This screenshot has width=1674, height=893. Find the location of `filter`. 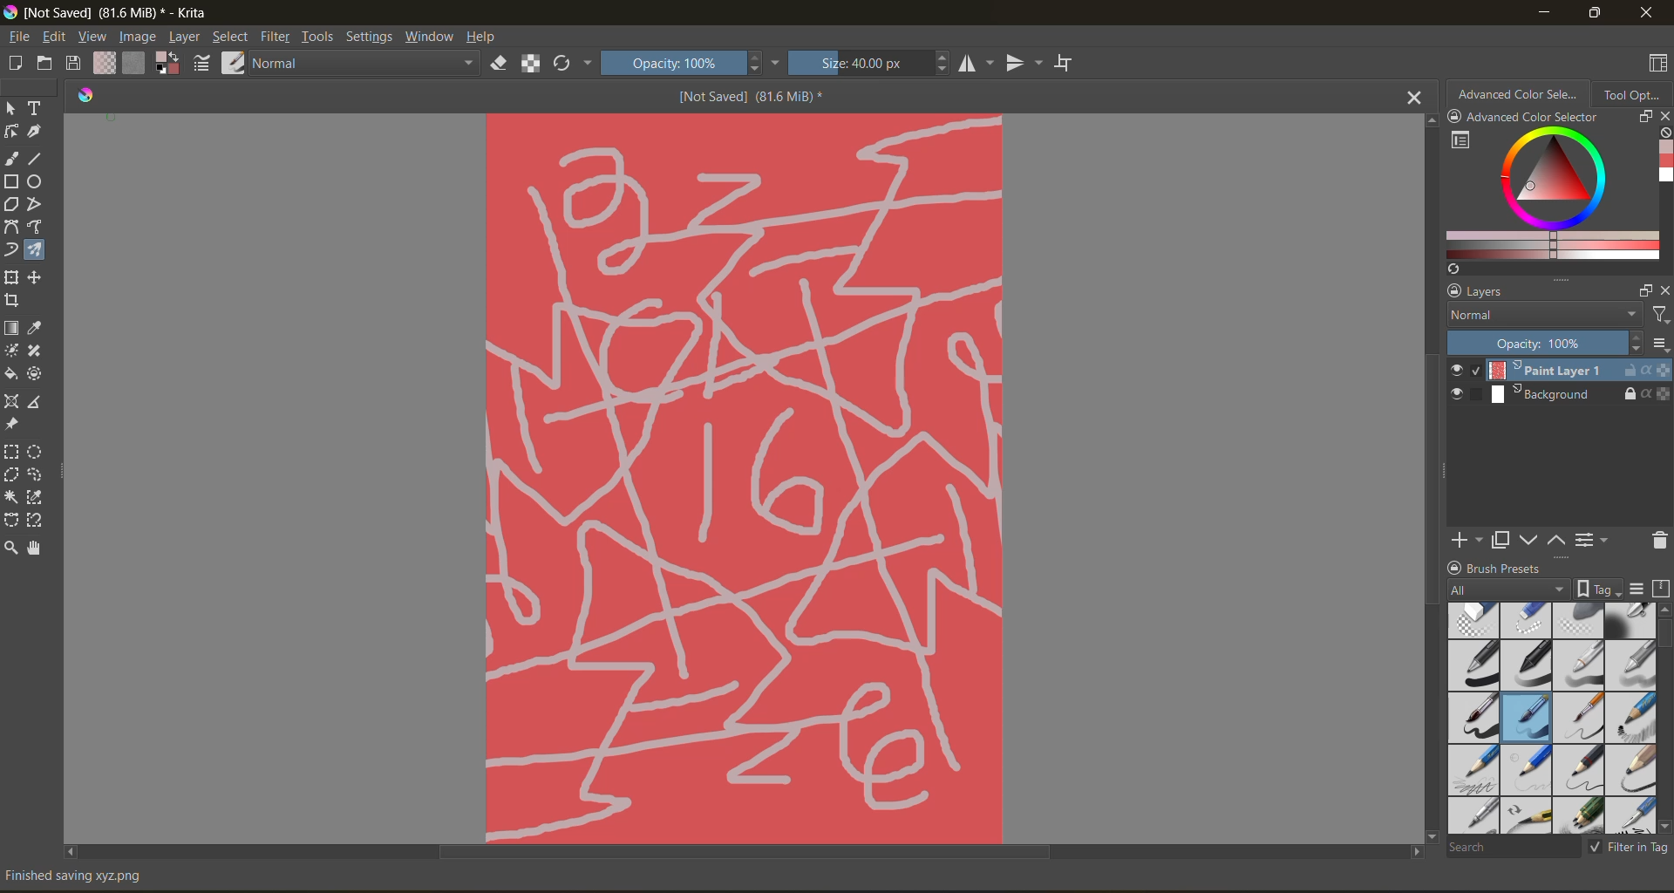

filter is located at coordinates (276, 38).